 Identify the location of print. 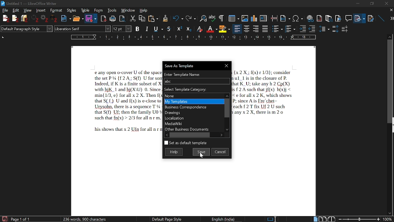
(113, 18).